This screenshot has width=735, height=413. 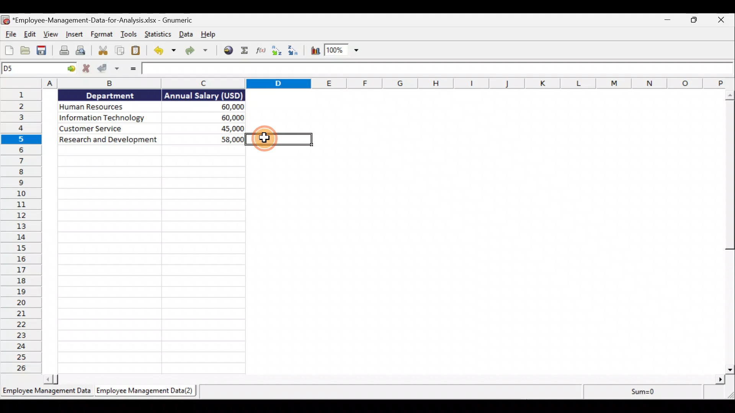 I want to click on Cell allocation, so click(x=38, y=68).